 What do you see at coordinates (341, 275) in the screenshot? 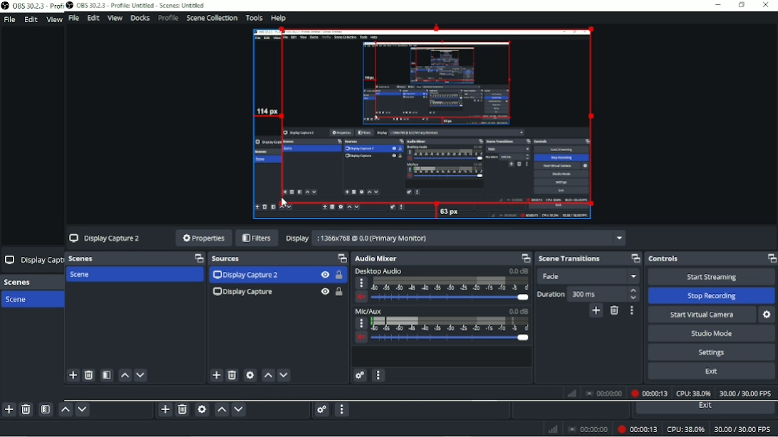
I see `Lock` at bounding box center [341, 275].